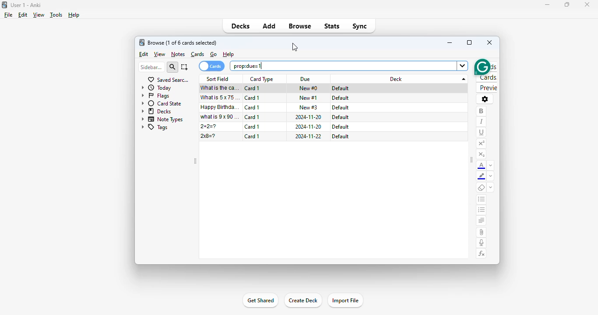 The height and width of the screenshot is (315, 598). Describe the element at coordinates (345, 301) in the screenshot. I see `import file` at that location.